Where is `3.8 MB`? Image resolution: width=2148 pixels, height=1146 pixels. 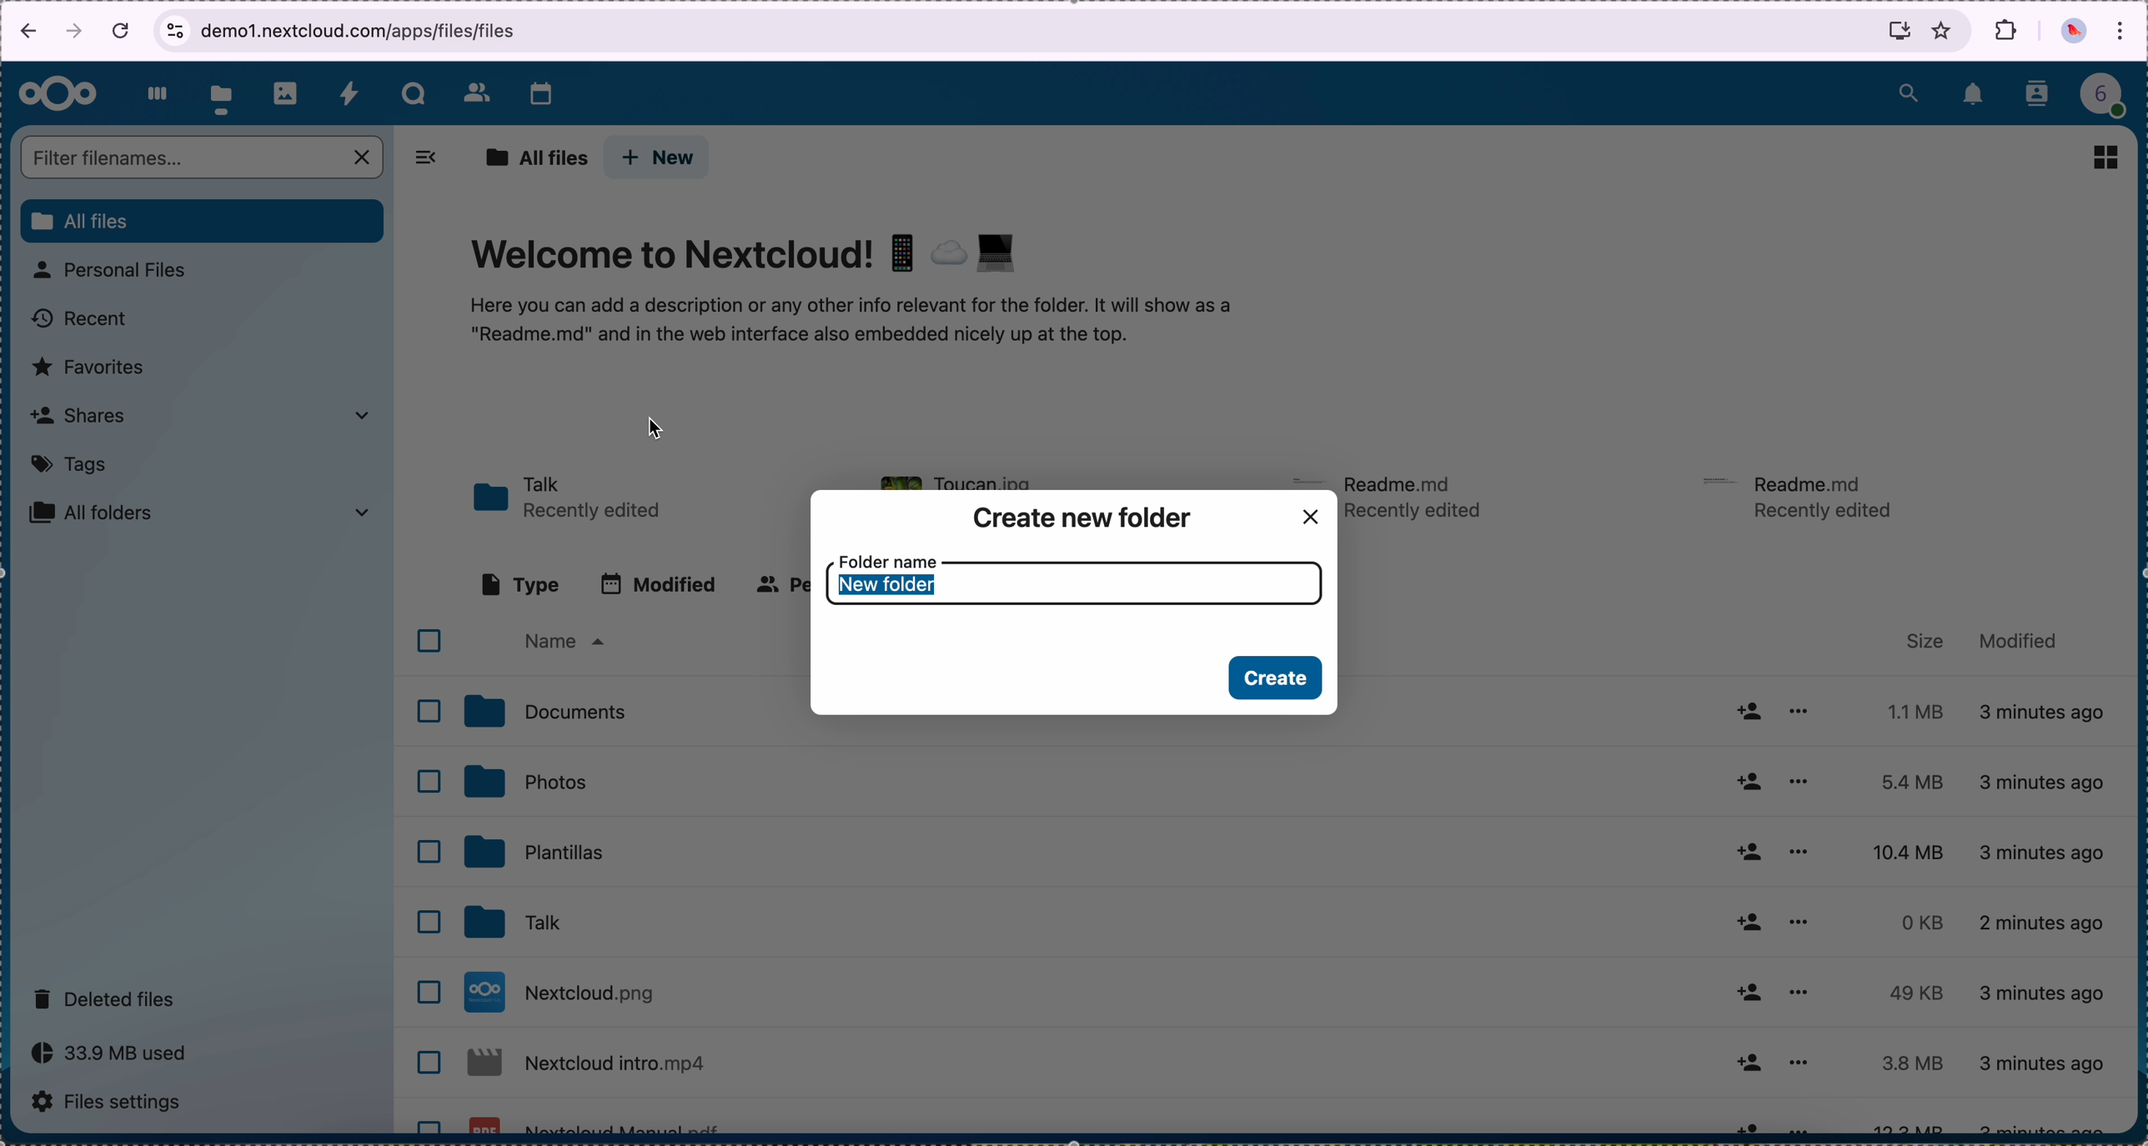
3.8 MB is located at coordinates (1908, 1065).